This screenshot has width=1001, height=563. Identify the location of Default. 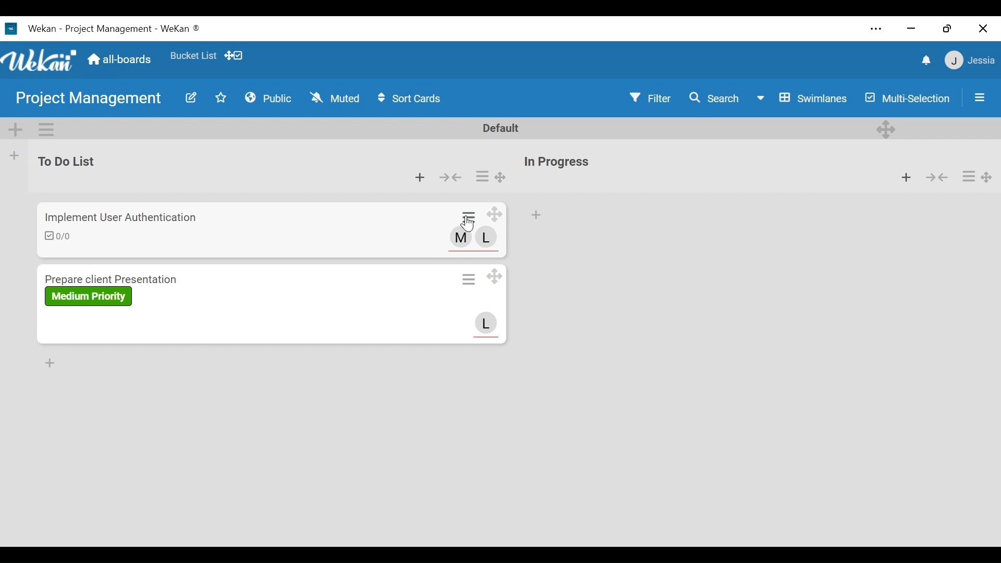
(503, 128).